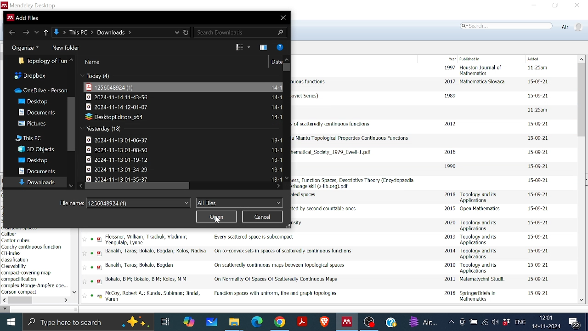 The width and height of the screenshot is (588, 331). I want to click on Move down in all files, so click(288, 177).